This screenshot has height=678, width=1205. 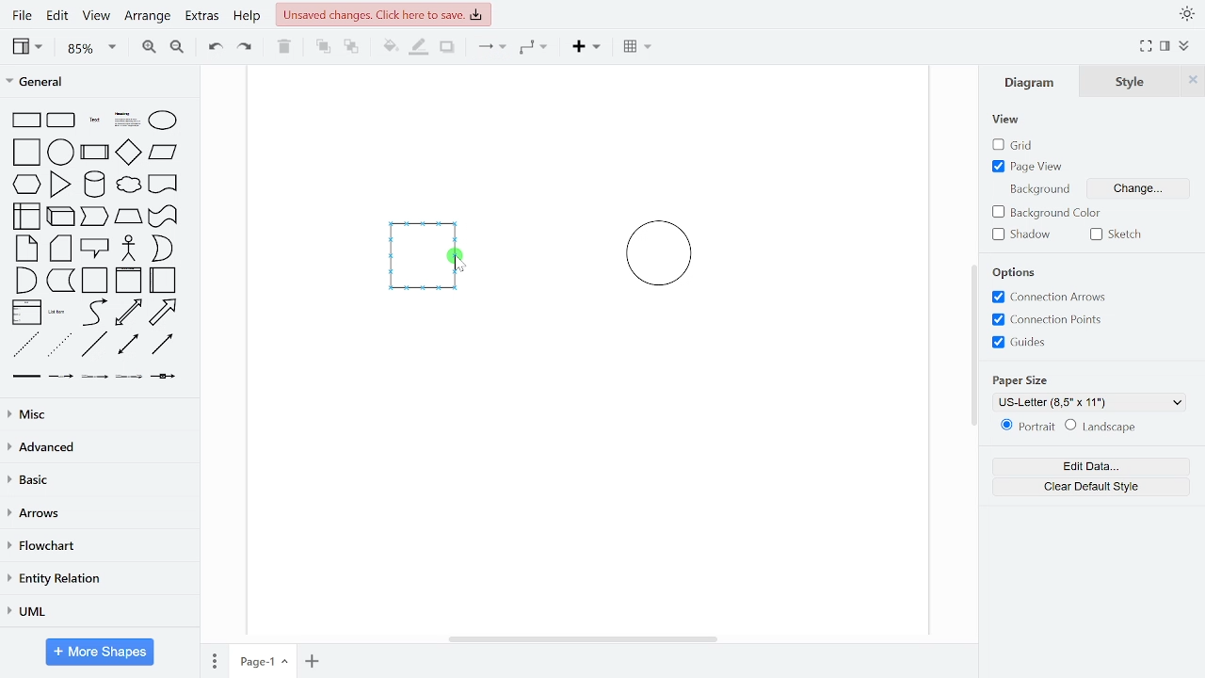 What do you see at coordinates (263, 660) in the screenshot?
I see `current page` at bounding box center [263, 660].